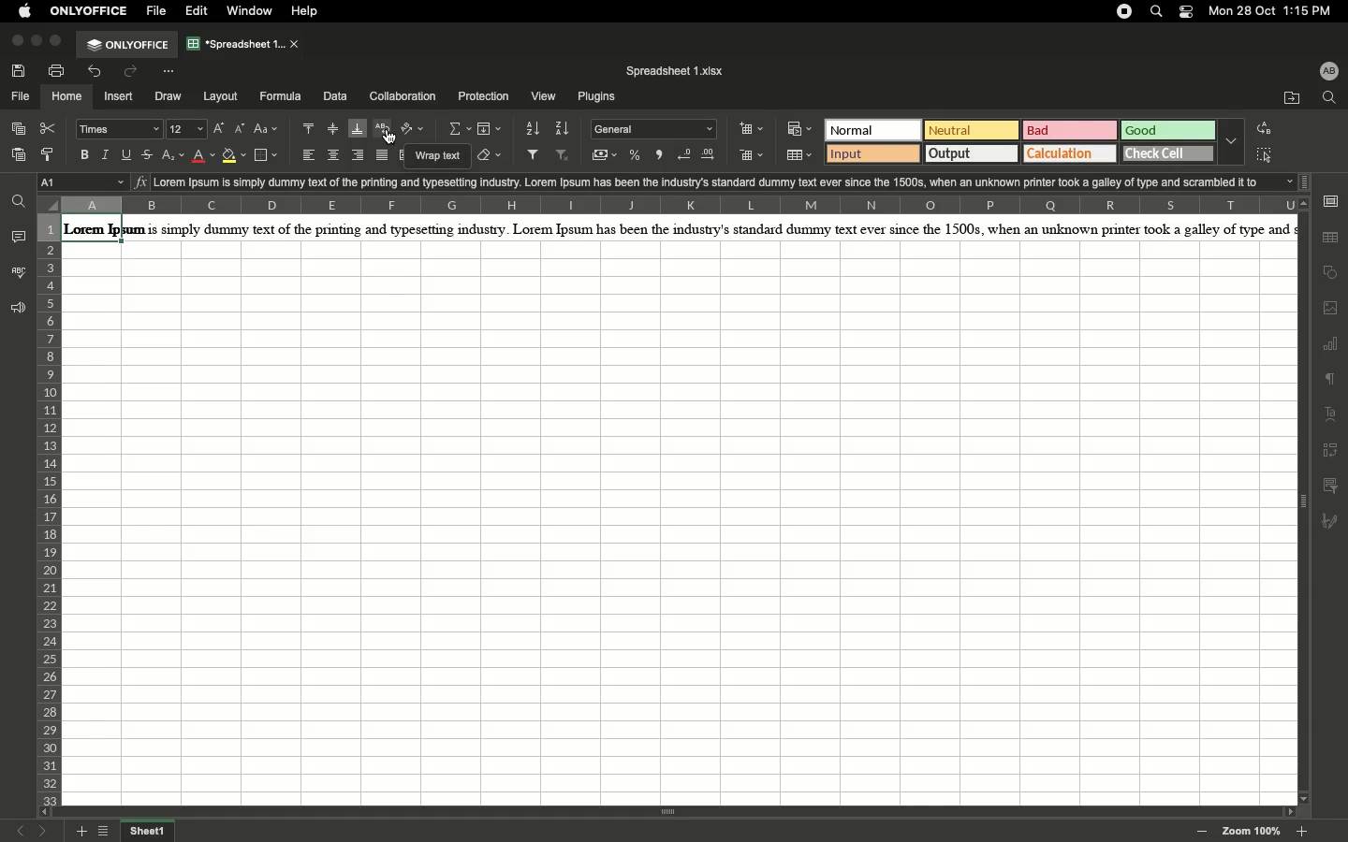 The image size is (1348, 842). Describe the element at coordinates (753, 129) in the screenshot. I see `Insert cells` at that location.